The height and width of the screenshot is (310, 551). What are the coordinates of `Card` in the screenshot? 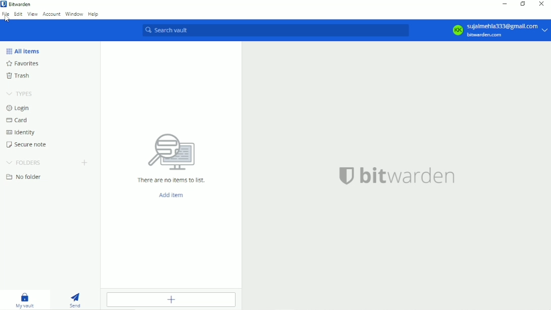 It's located at (18, 120).